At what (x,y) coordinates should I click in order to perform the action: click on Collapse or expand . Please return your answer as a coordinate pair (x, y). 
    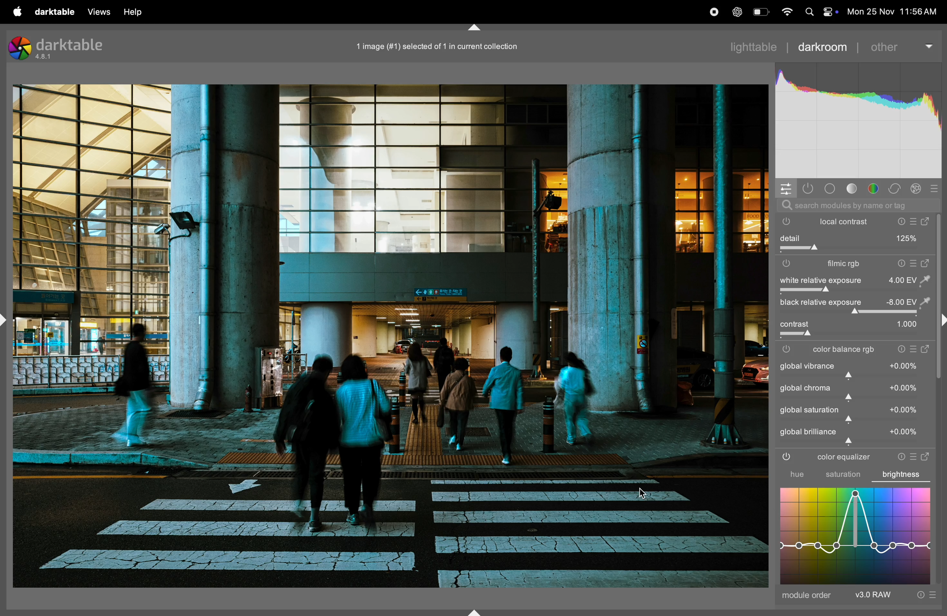
    Looking at the image, I should click on (476, 25).